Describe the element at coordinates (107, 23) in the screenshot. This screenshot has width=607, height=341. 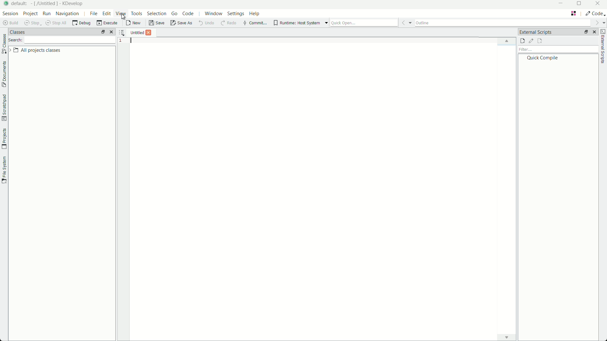
I see `execute` at that location.